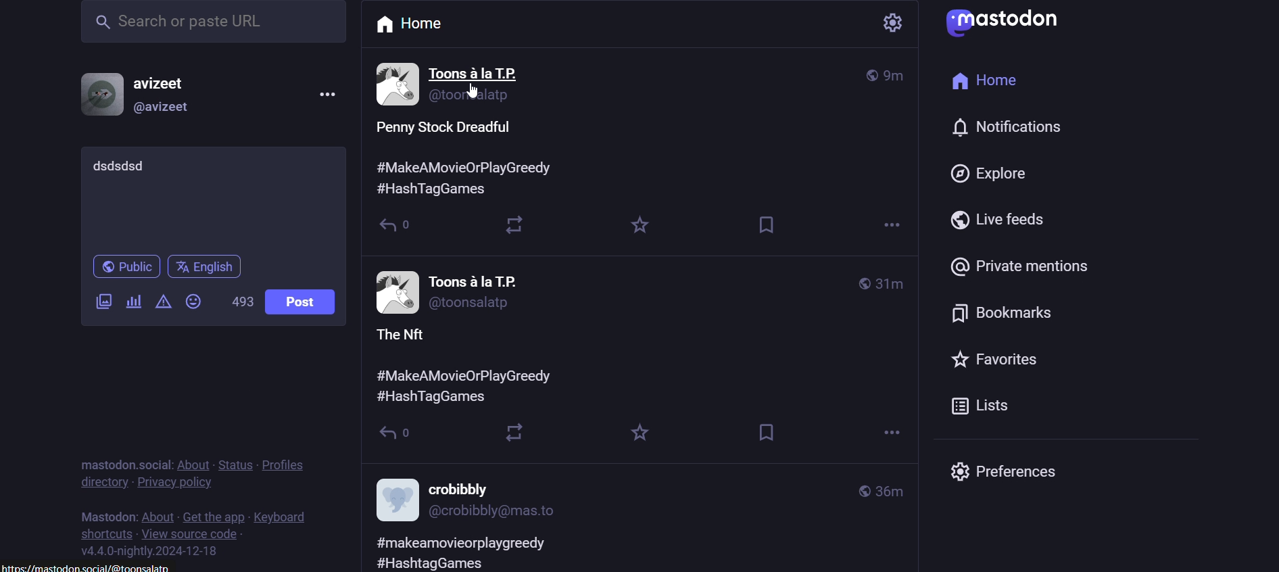 Image resolution: width=1279 pixels, height=572 pixels. Describe the element at coordinates (169, 110) in the screenshot. I see `@username` at that location.